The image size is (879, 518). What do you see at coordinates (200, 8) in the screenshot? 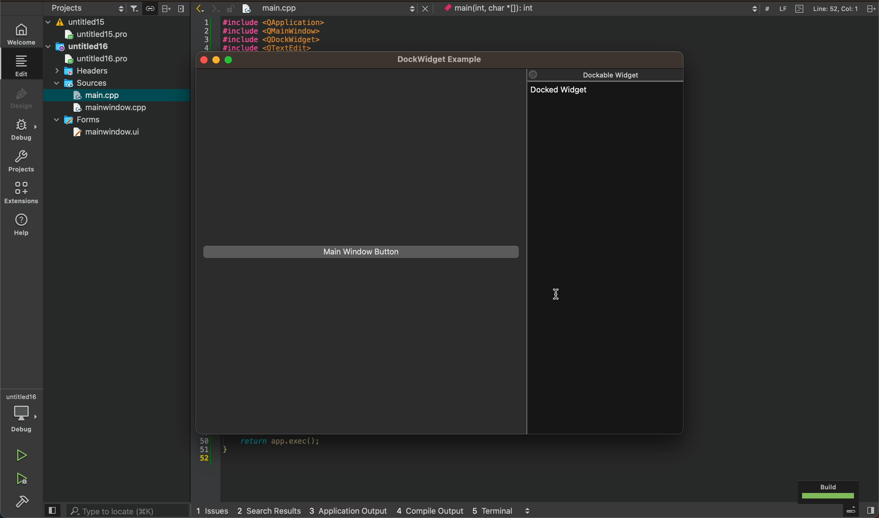
I see `arrows` at bounding box center [200, 8].